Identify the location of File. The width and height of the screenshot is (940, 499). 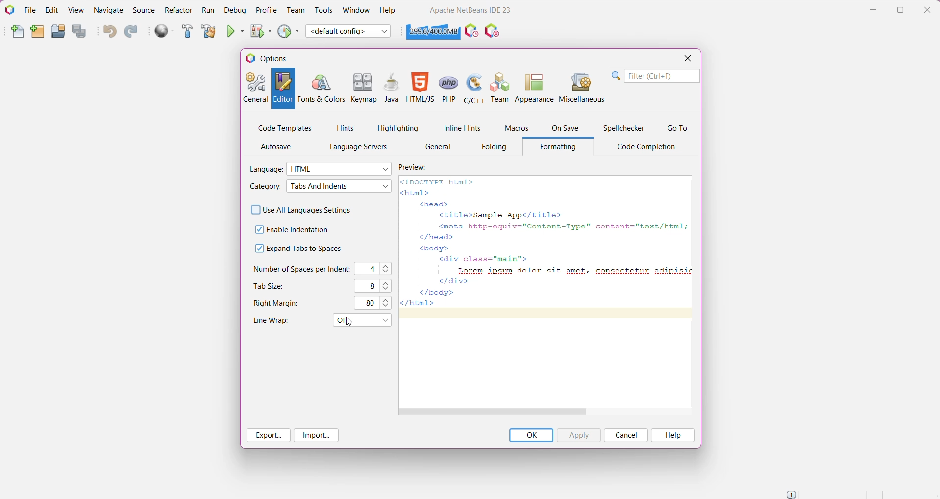
(30, 10).